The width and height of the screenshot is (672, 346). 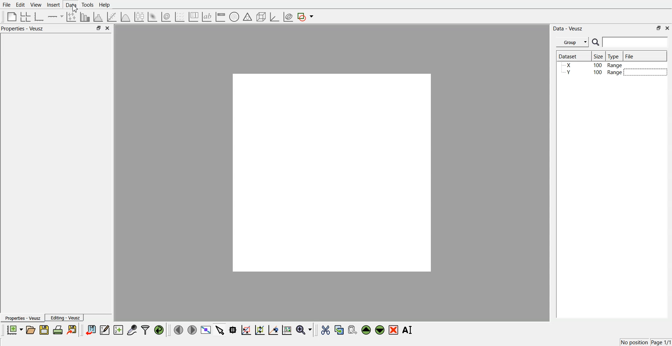 I want to click on Draw a rectangle to zoom graph axes, so click(x=246, y=330).